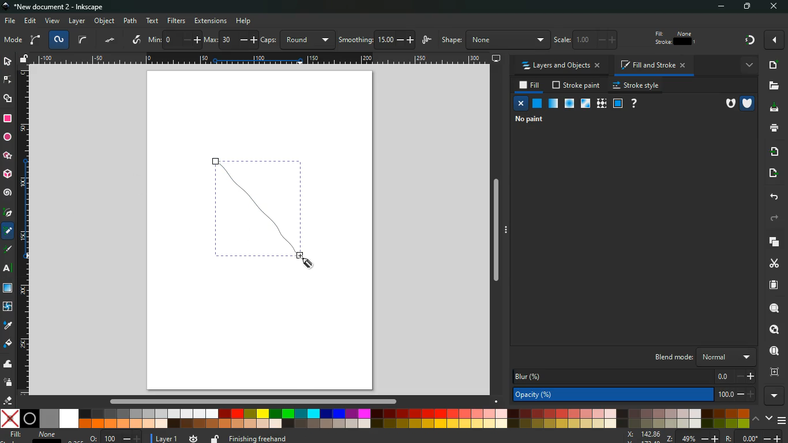 The height and width of the screenshot is (443, 788). What do you see at coordinates (427, 41) in the screenshot?
I see `wiggle` at bounding box center [427, 41].